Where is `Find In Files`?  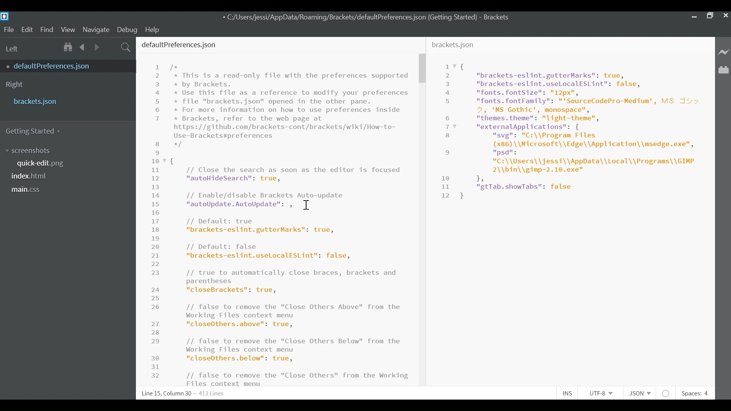
Find In Files is located at coordinates (126, 46).